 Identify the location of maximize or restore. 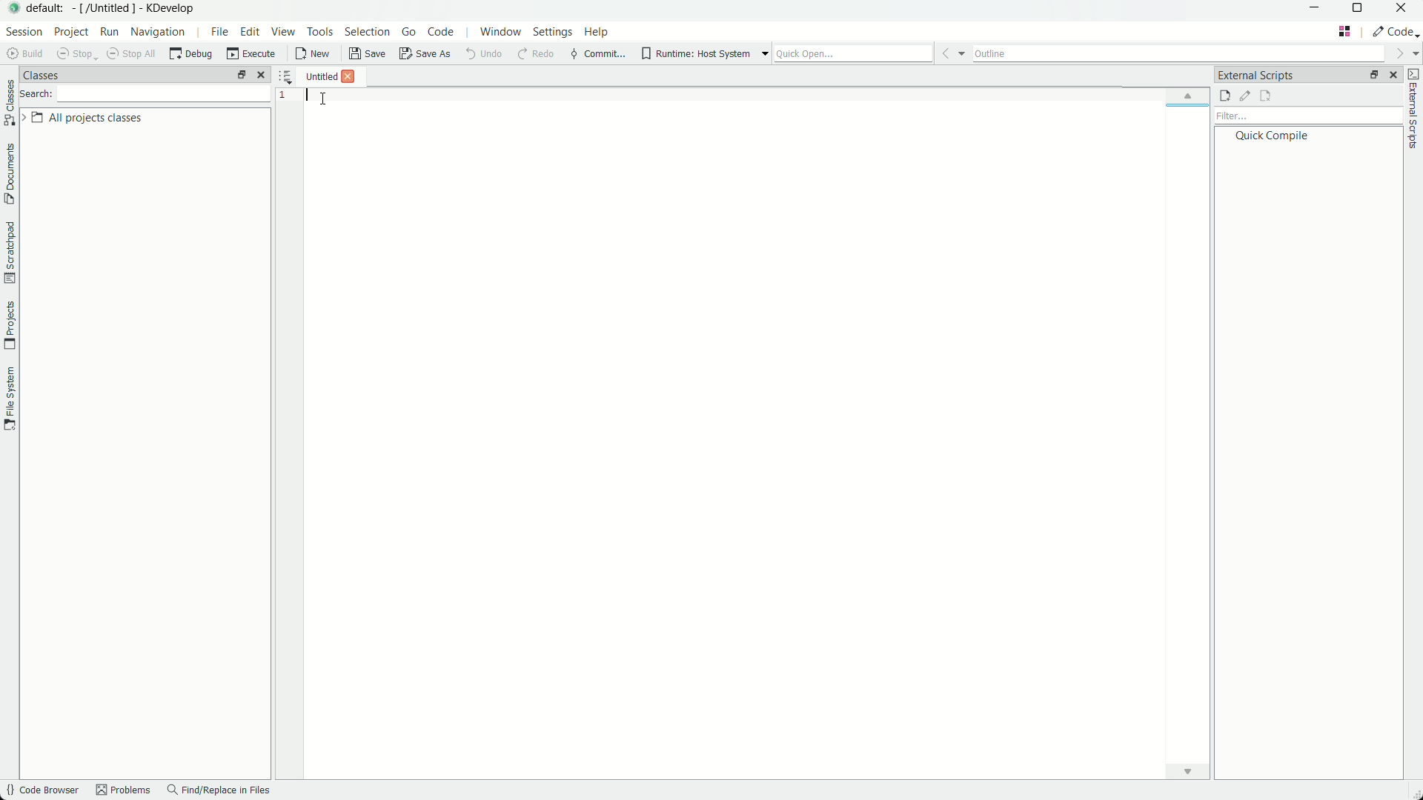
(1359, 11).